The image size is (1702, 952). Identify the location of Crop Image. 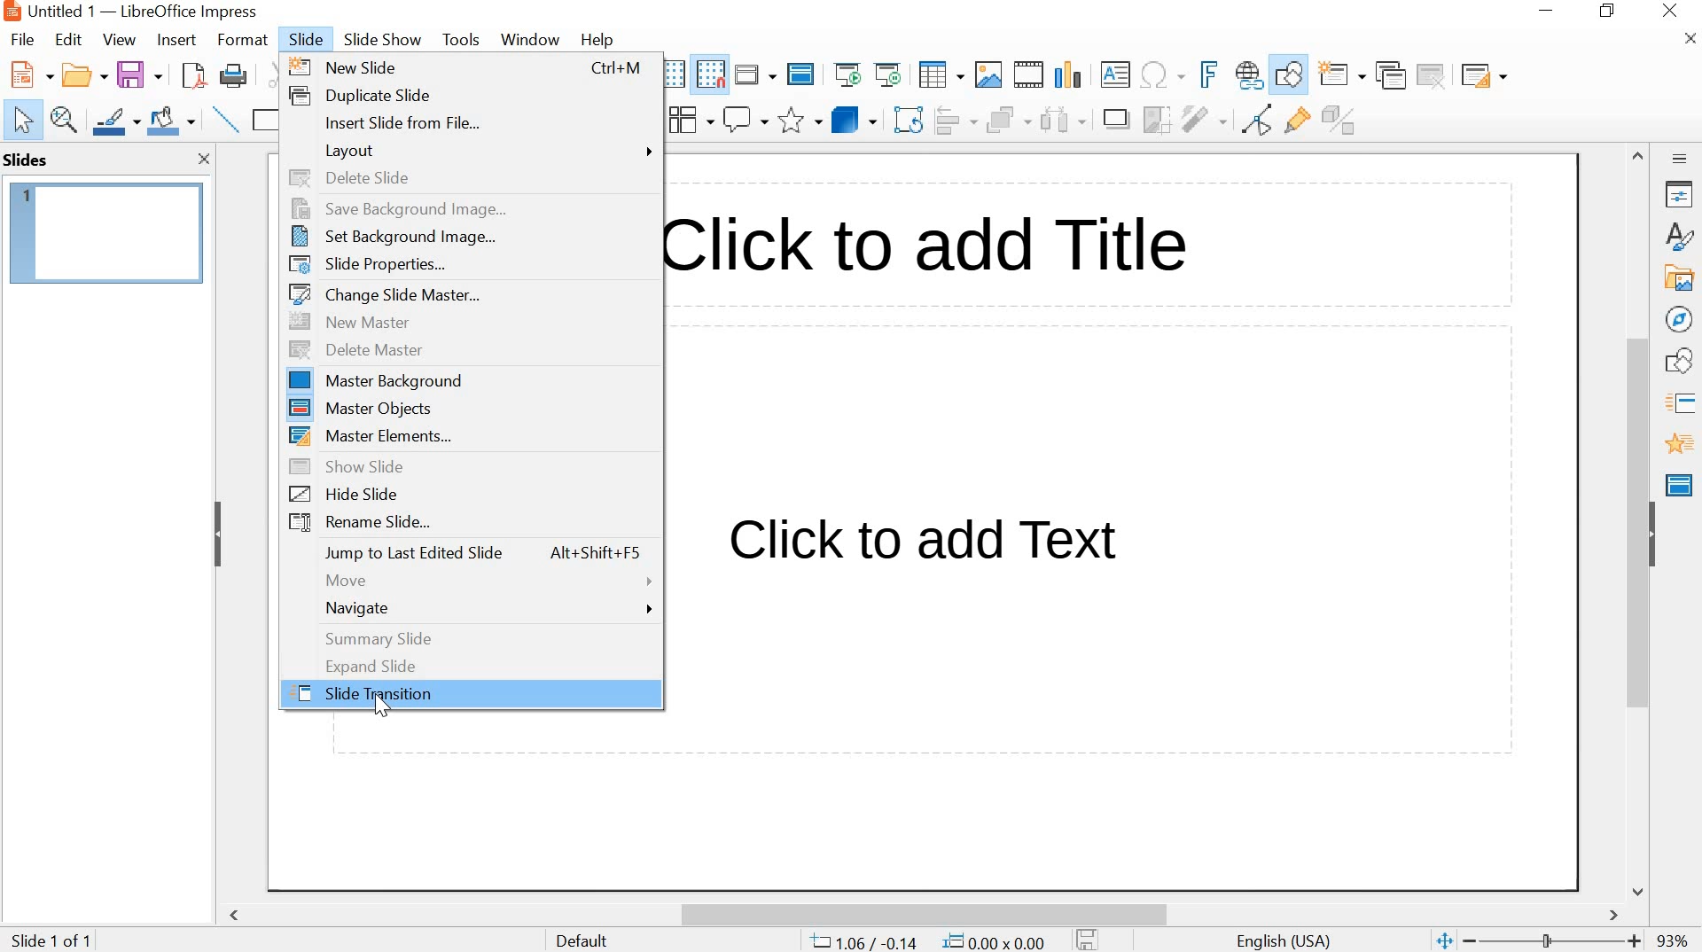
(1155, 118).